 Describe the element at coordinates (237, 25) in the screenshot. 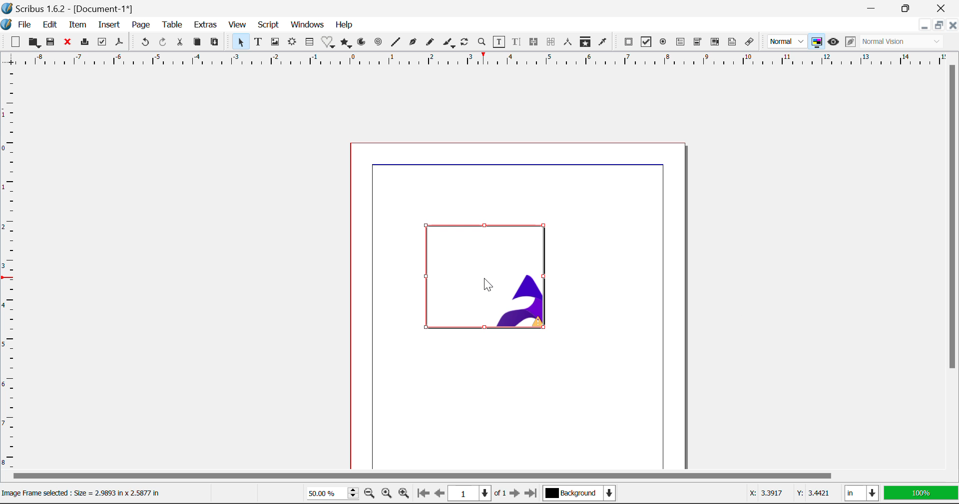

I see `View` at that location.